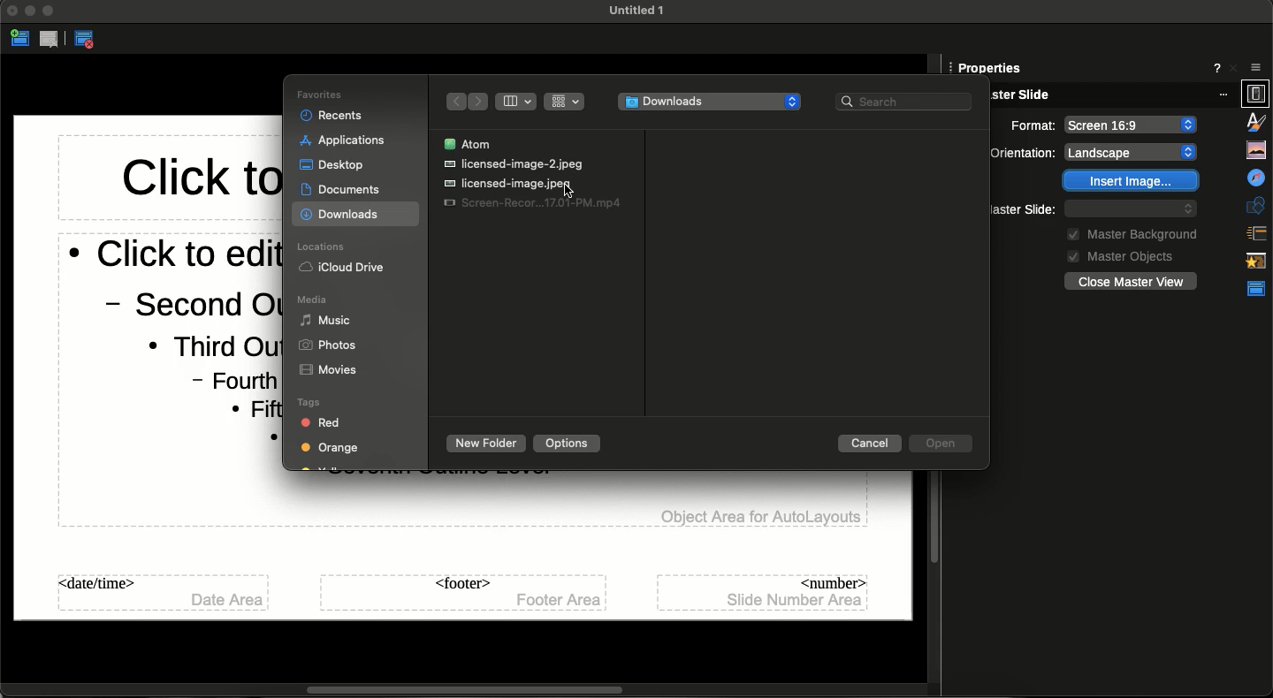  Describe the element at coordinates (1220, 66) in the screenshot. I see `More options` at that location.